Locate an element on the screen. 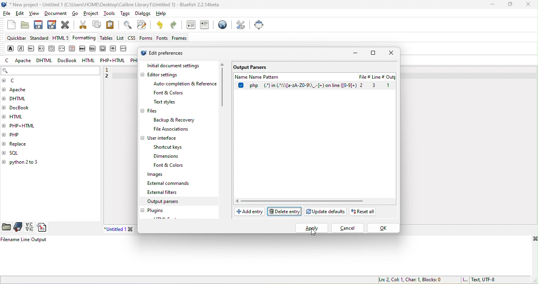 The height and width of the screenshot is (284, 538). horizontal scroll bar is located at coordinates (301, 201).